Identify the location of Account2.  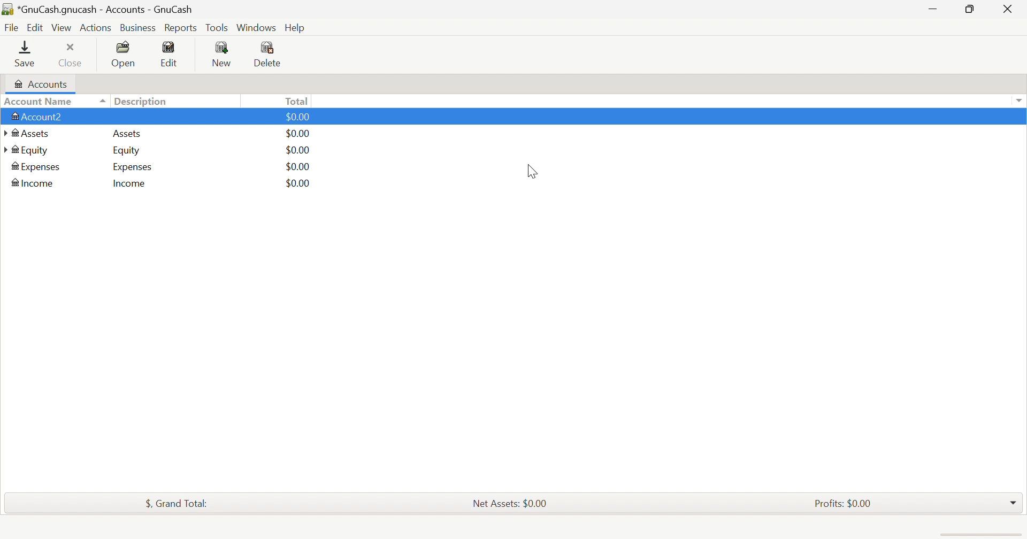
(37, 117).